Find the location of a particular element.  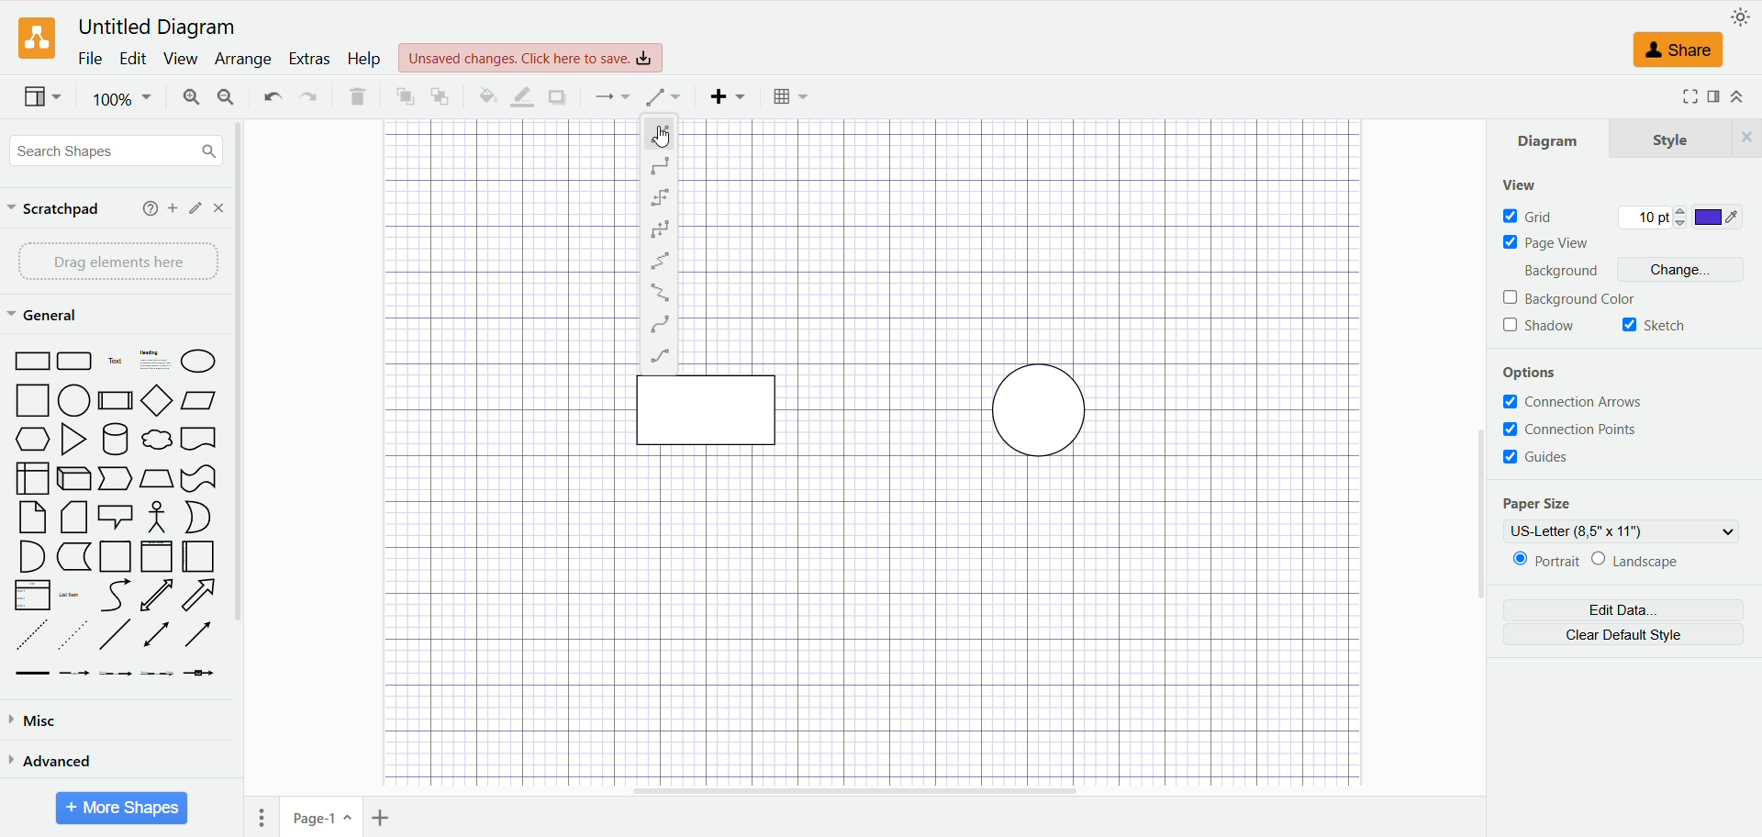

Simple Waypoint is located at coordinates (661, 231).